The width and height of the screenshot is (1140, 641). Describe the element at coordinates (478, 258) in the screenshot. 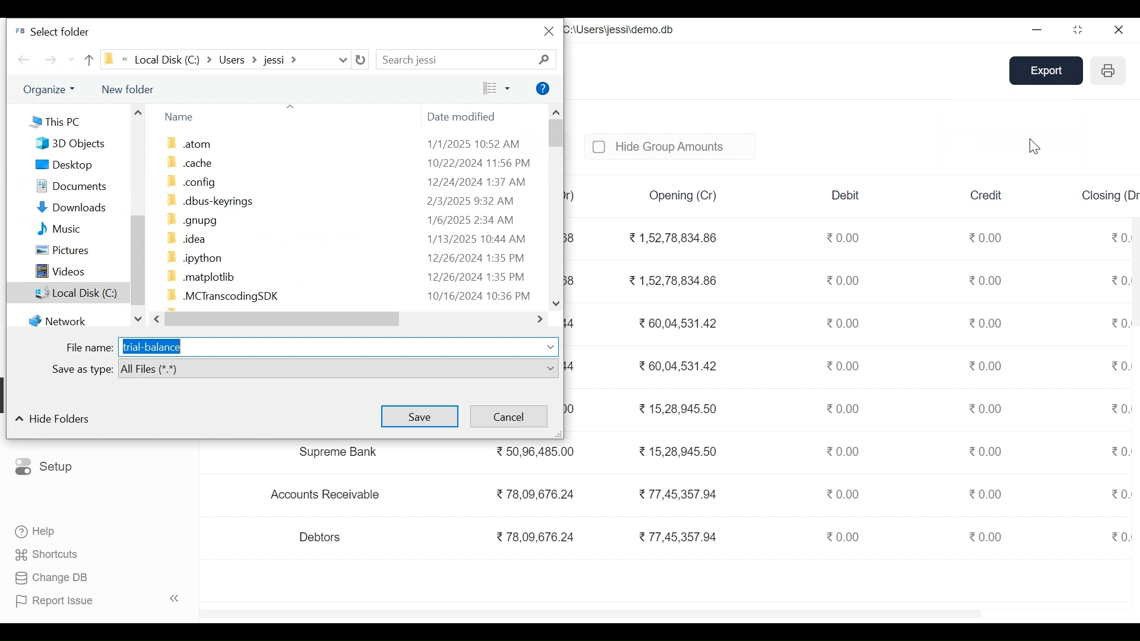

I see `12/26/2024 1:35 PM` at that location.